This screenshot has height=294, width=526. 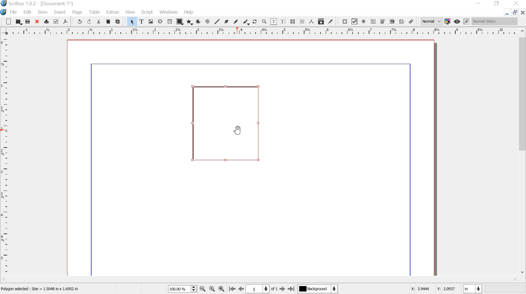 I want to click on ruler, so click(x=5, y=157).